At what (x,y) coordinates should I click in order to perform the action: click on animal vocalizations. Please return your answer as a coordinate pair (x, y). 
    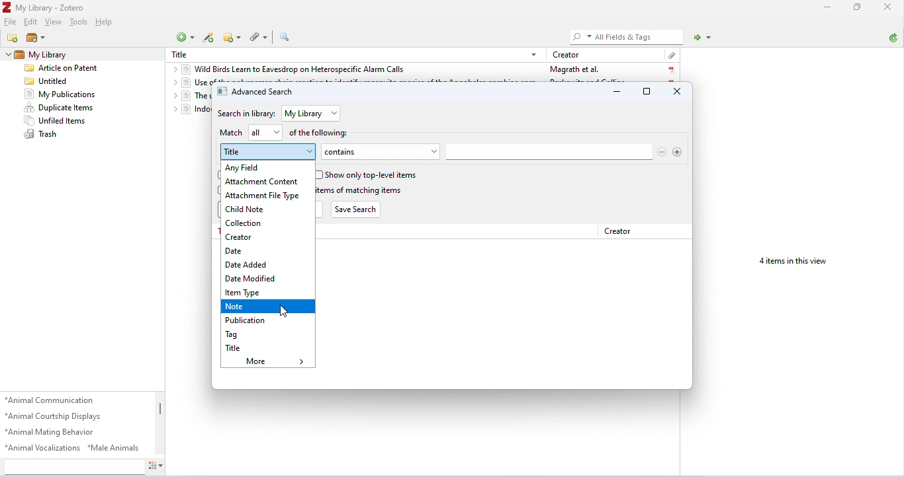
    Looking at the image, I should click on (43, 447).